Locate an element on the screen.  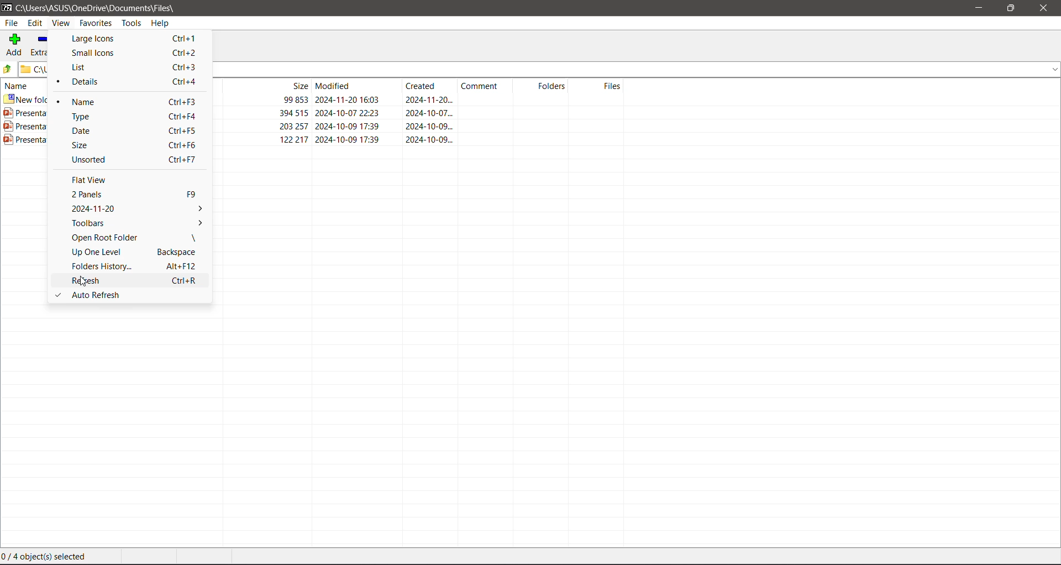
Details is located at coordinates (92, 83).